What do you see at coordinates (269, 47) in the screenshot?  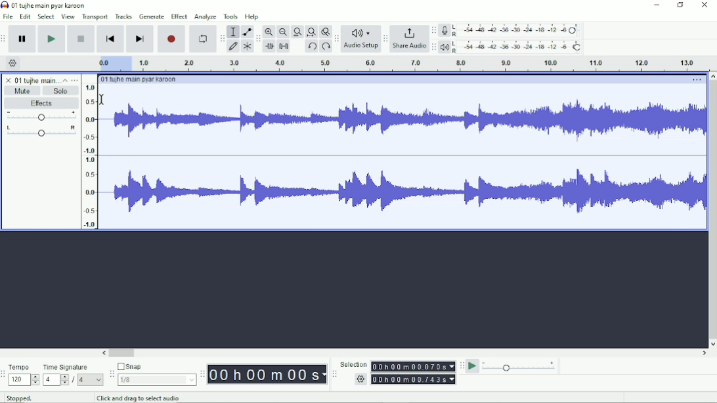 I see `Trim audio outside selection` at bounding box center [269, 47].